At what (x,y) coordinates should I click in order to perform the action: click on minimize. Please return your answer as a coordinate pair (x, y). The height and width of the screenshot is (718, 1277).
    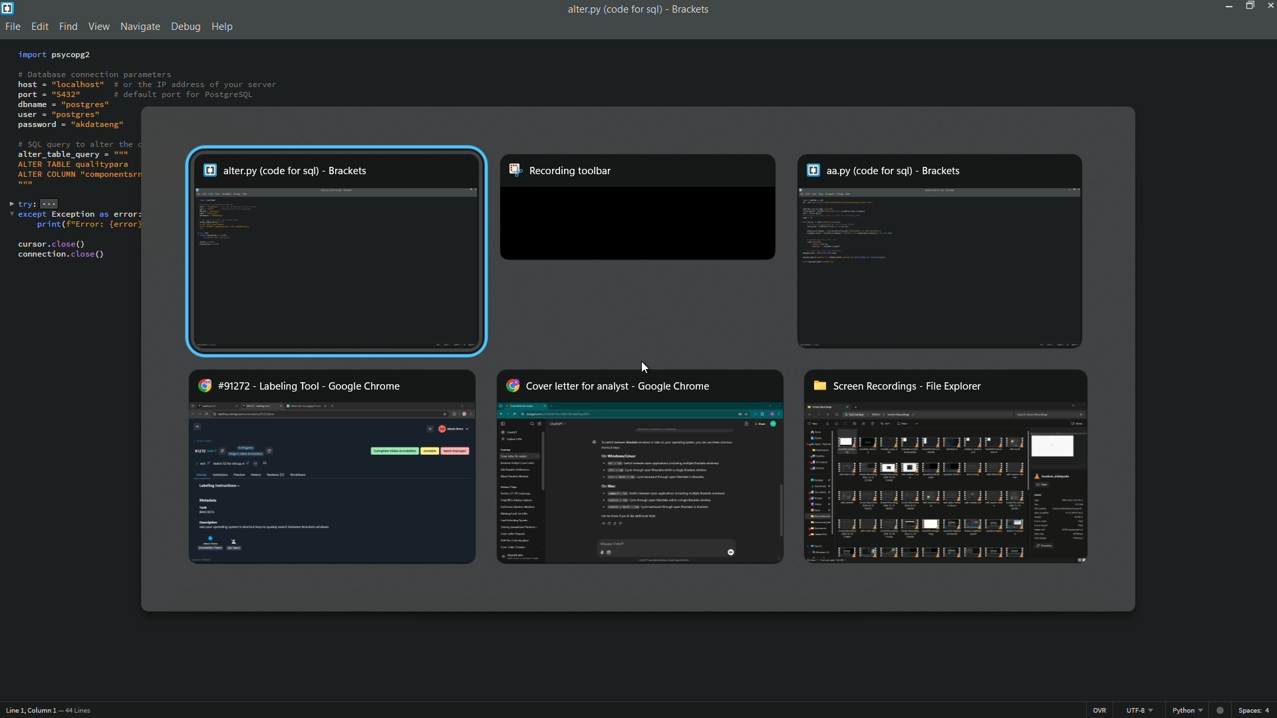
    Looking at the image, I should click on (1226, 7).